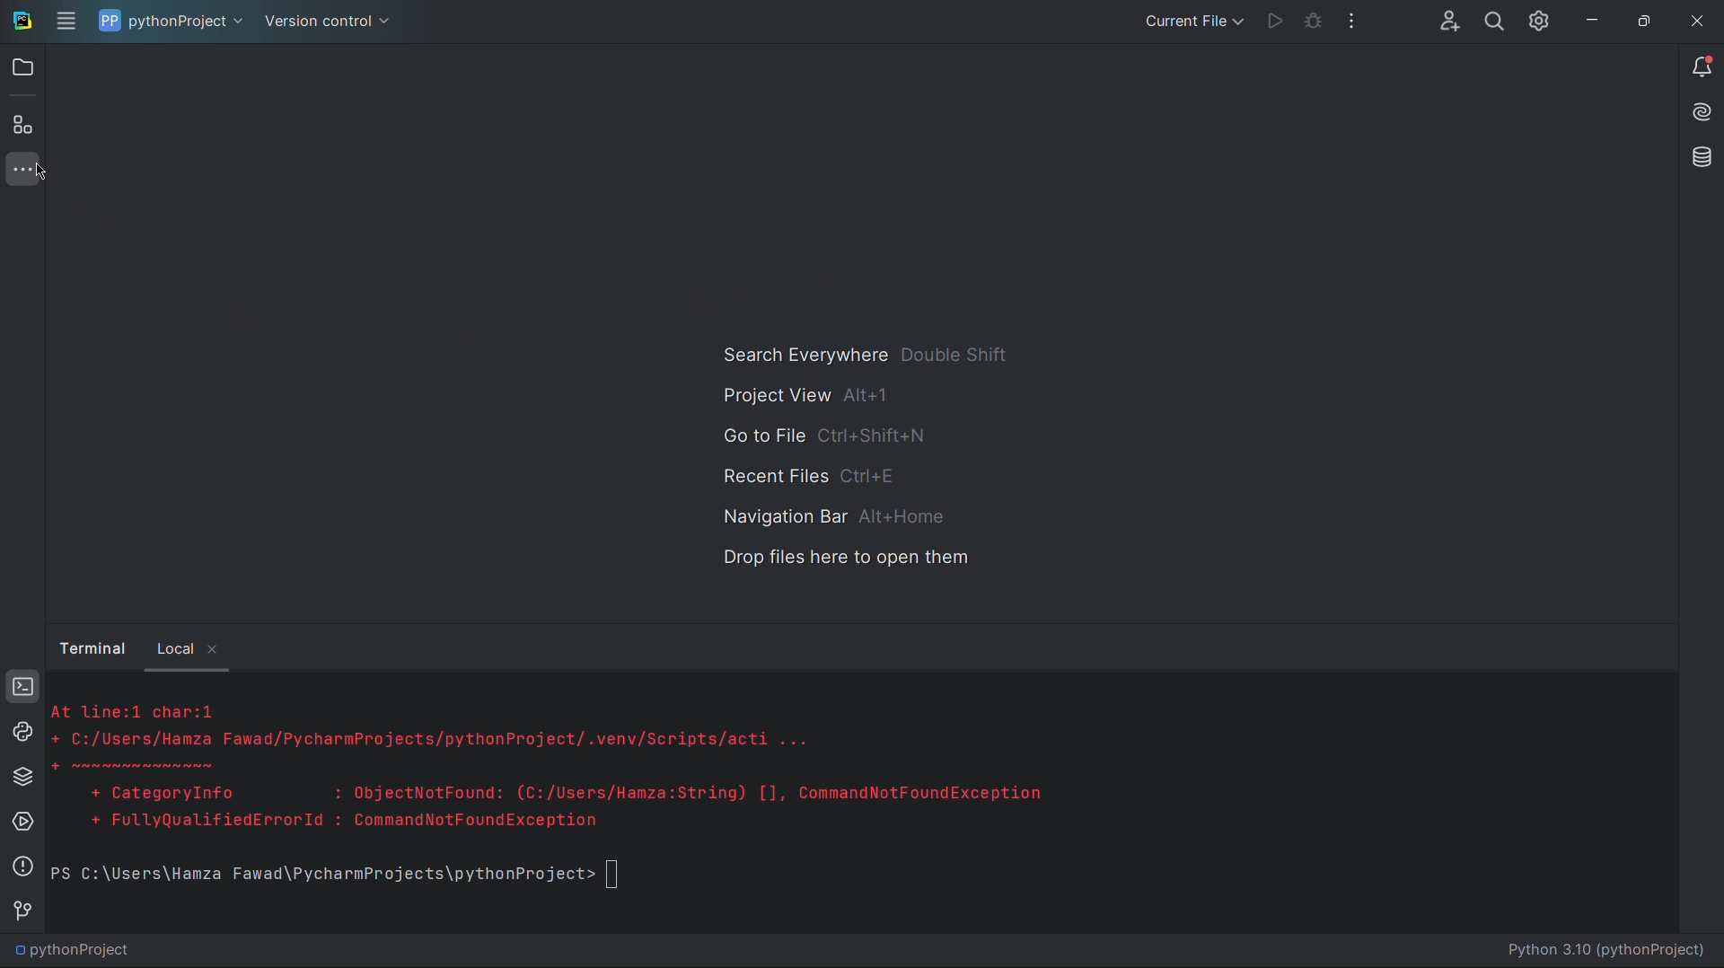  I want to click on More, so click(22, 170).